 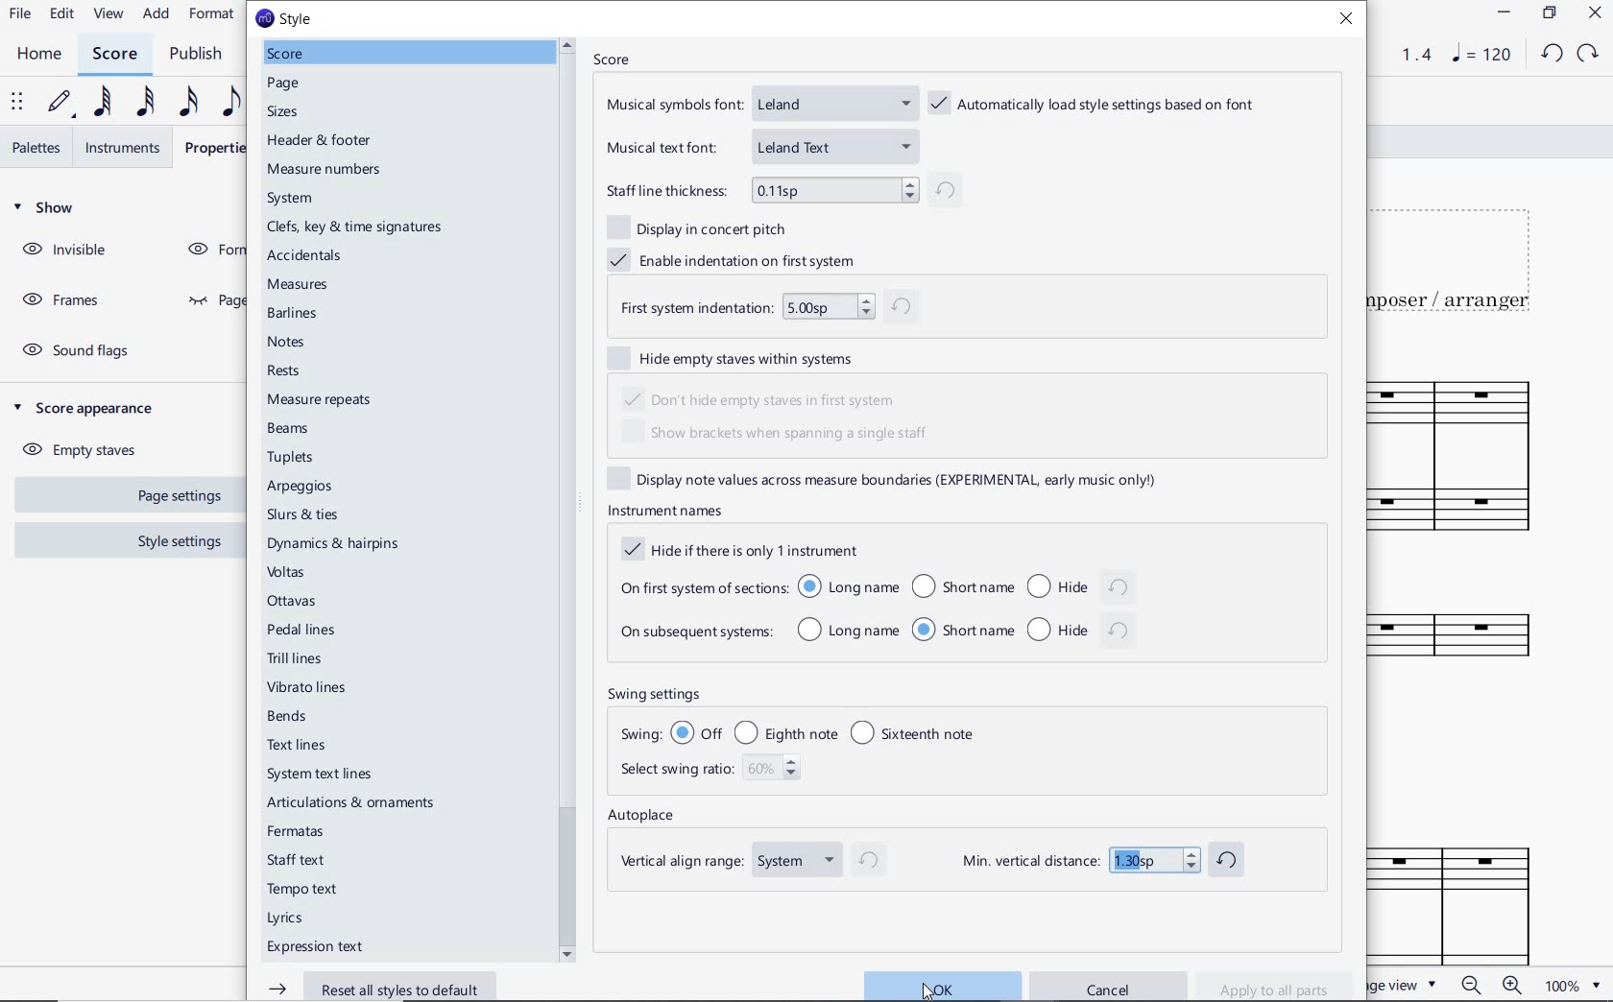 I want to click on page view, so click(x=1405, y=984).